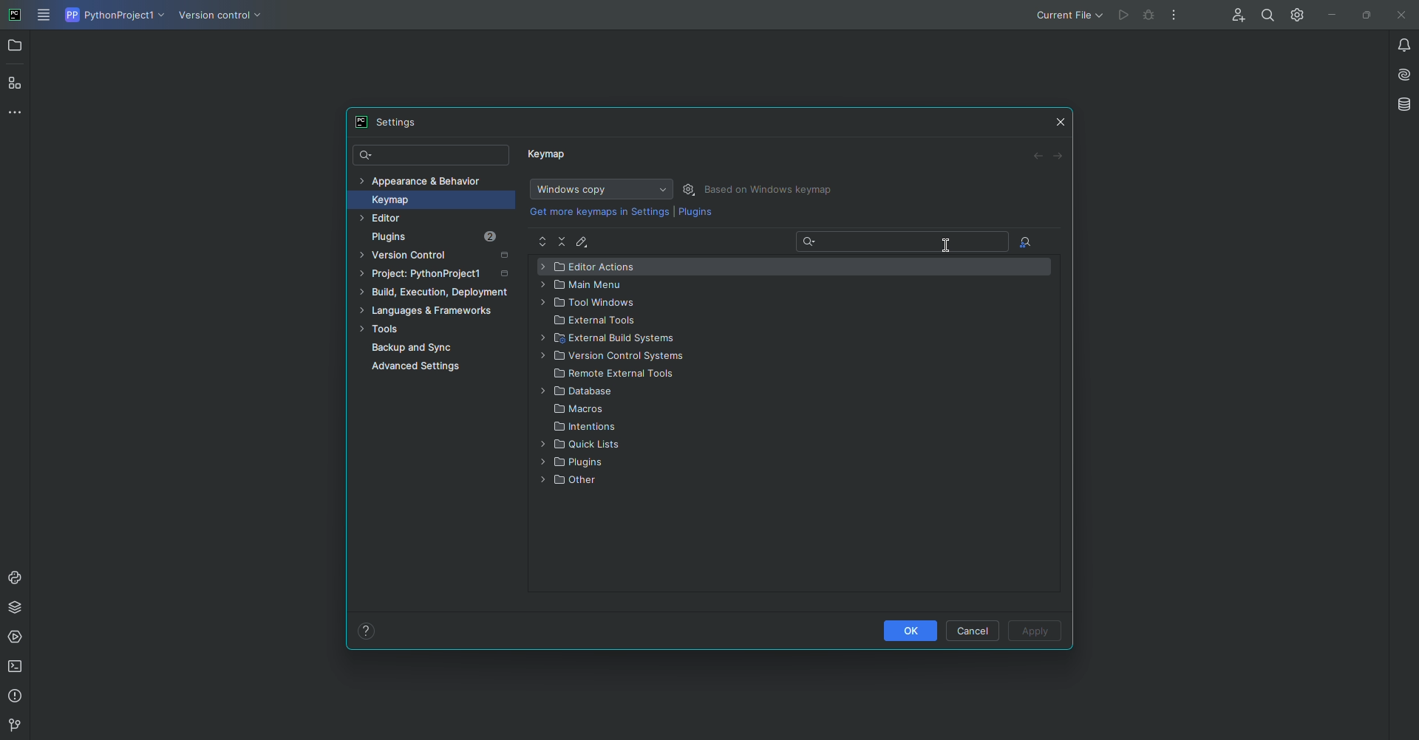 The image size is (1419, 740). Describe the element at coordinates (421, 179) in the screenshot. I see `Appearance` at that location.